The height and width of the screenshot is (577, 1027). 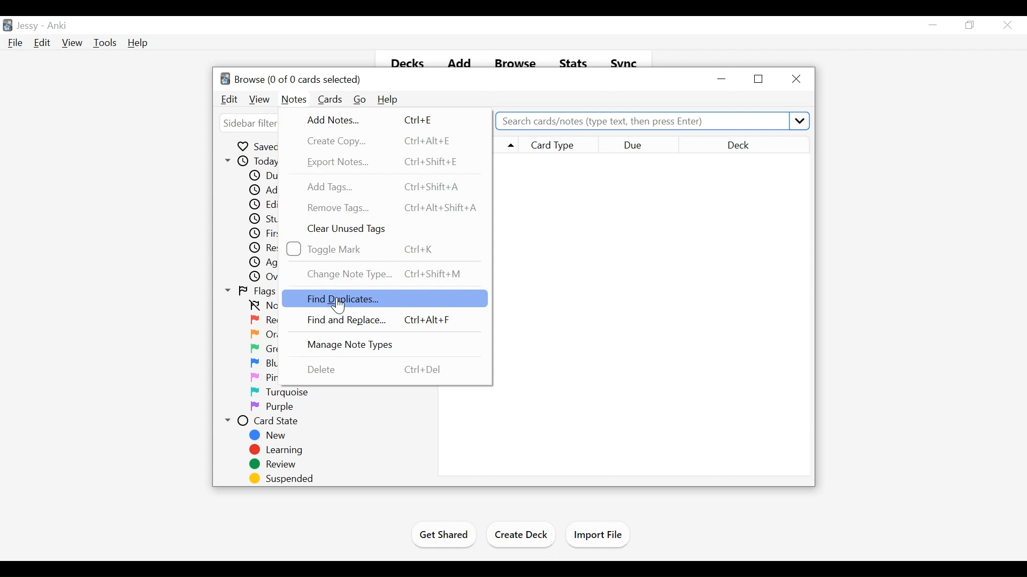 What do you see at coordinates (1006, 25) in the screenshot?
I see `Close` at bounding box center [1006, 25].